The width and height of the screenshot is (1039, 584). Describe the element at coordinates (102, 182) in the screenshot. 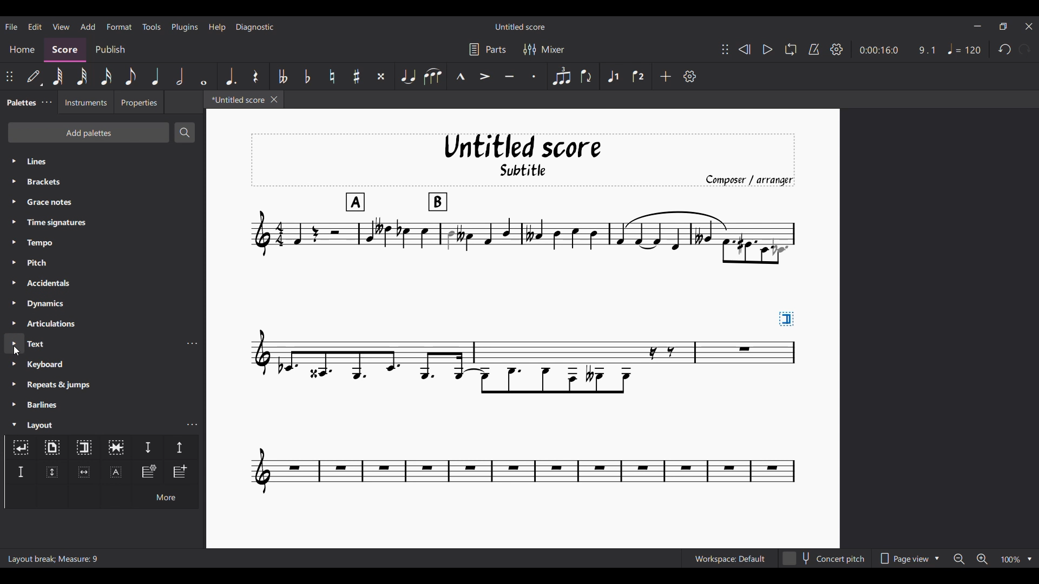

I see `Brackets` at that location.